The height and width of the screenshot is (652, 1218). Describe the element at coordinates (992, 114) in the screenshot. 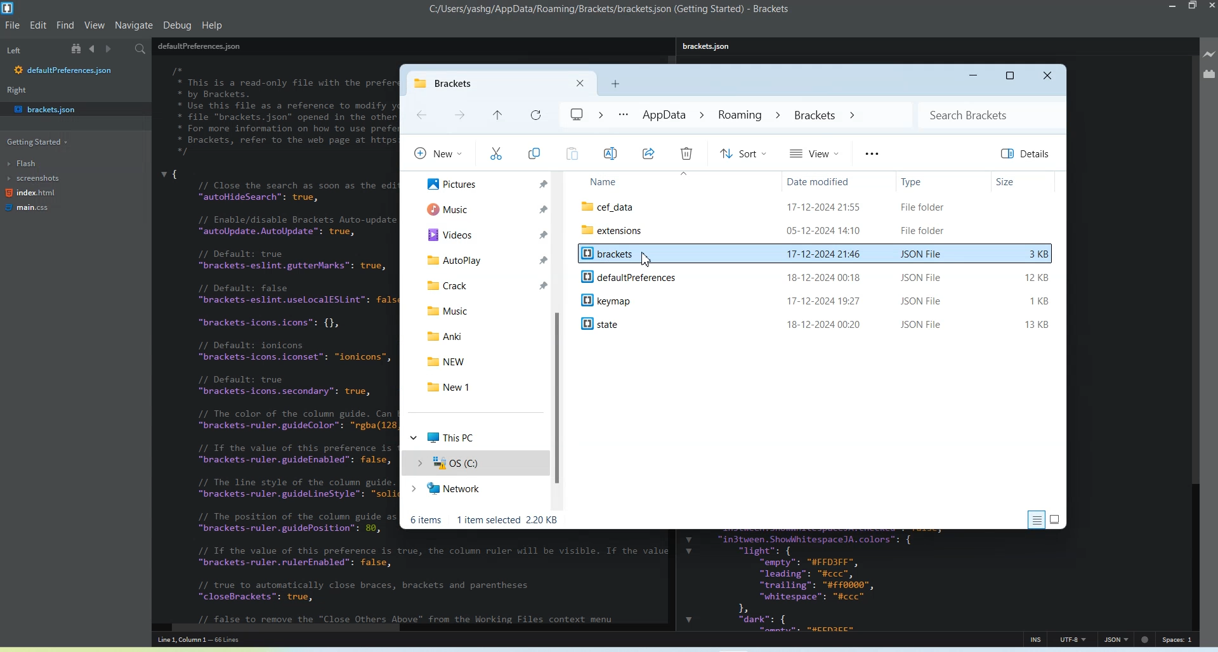

I see `Search Bar` at that location.